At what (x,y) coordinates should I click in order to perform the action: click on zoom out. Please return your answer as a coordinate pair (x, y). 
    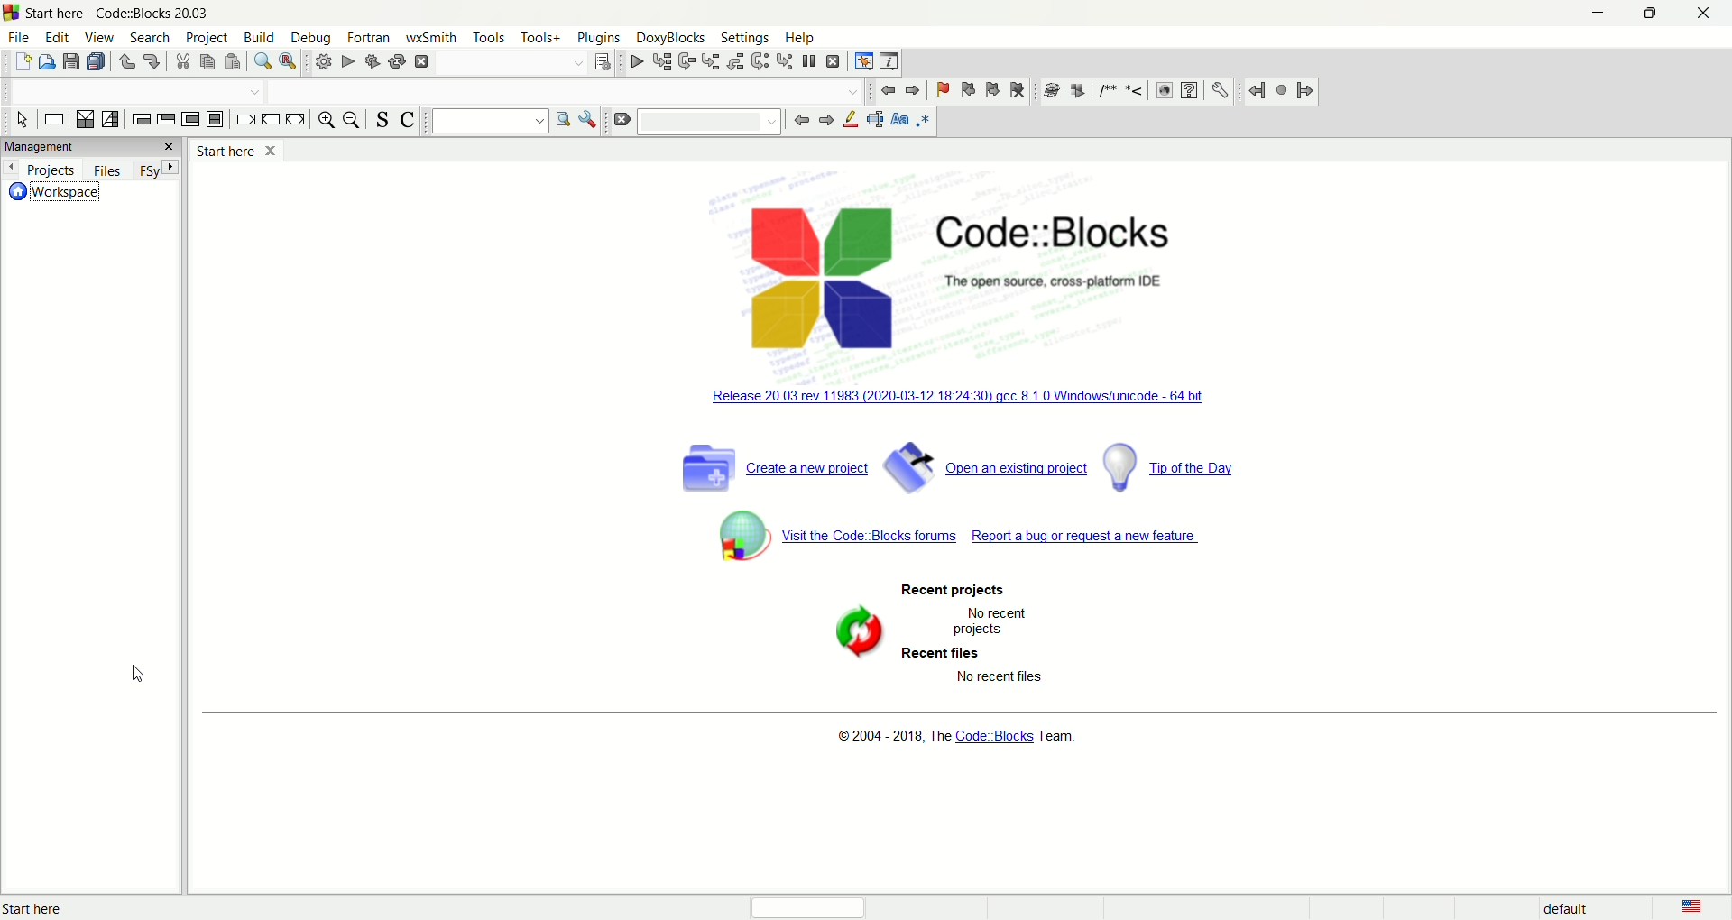
    Looking at the image, I should click on (352, 121).